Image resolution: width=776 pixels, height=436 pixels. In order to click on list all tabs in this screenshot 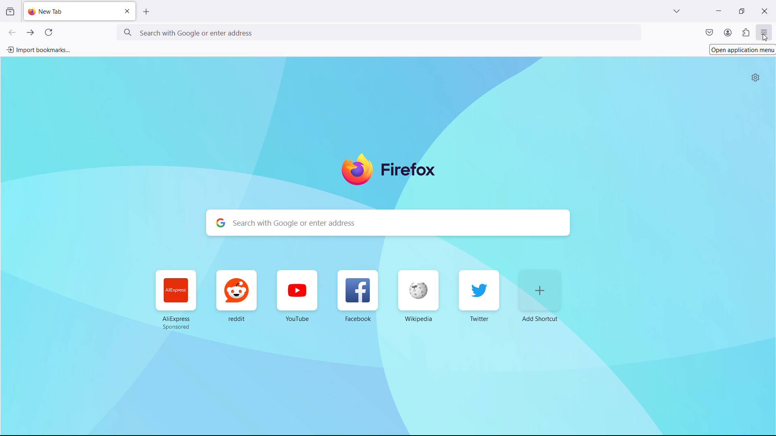, I will do `click(677, 10)`.